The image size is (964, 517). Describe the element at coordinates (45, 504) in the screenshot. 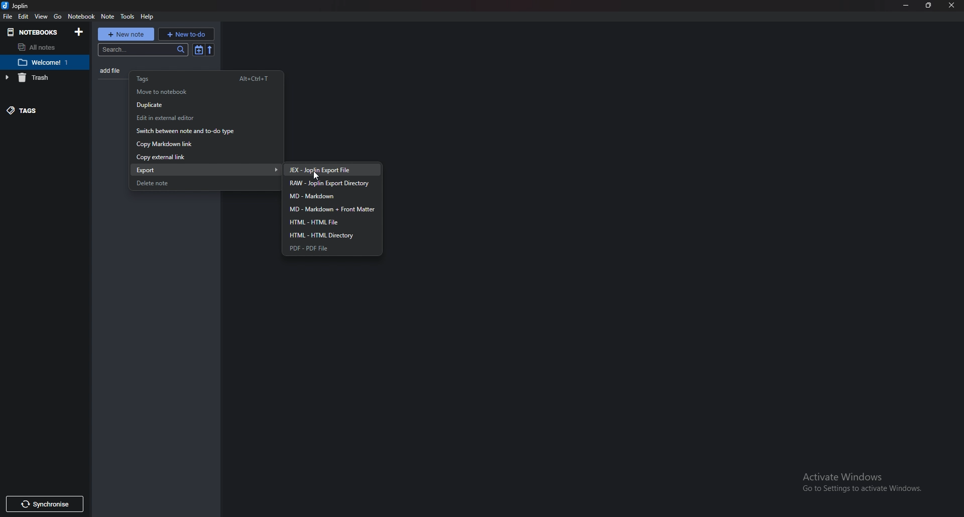

I see `Synchronize` at that location.